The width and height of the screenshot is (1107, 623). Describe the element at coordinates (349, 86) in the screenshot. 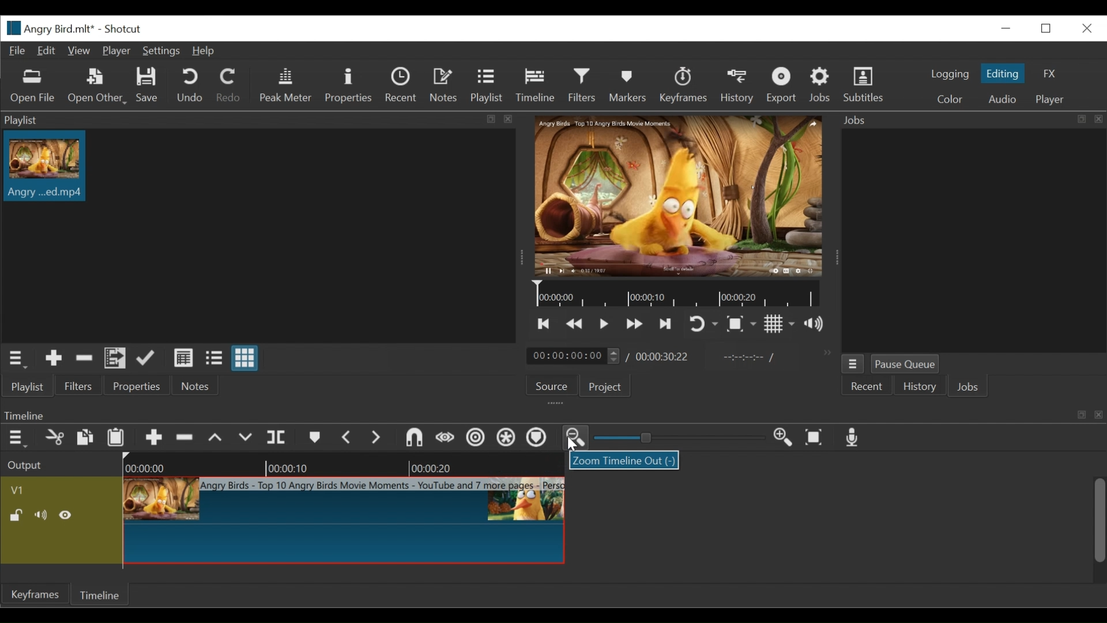

I see `Properties` at that location.